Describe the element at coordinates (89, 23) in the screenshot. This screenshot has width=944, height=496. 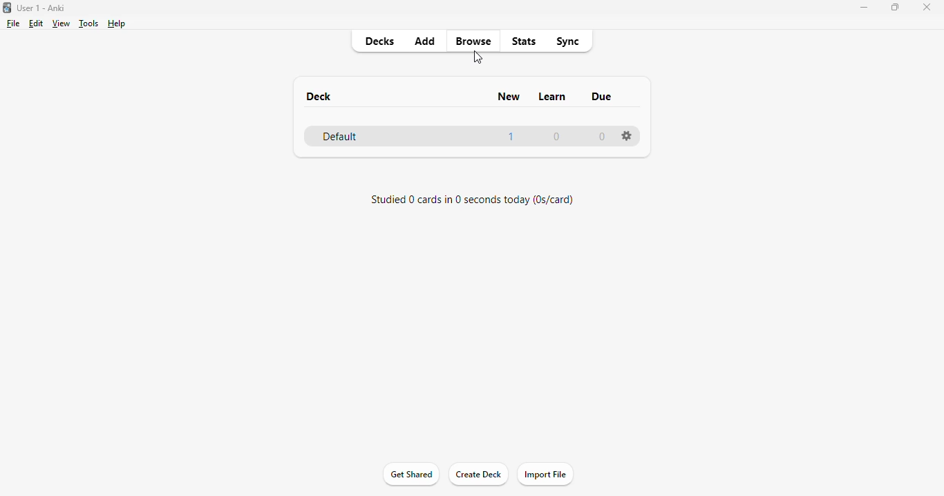
I see `tools` at that location.